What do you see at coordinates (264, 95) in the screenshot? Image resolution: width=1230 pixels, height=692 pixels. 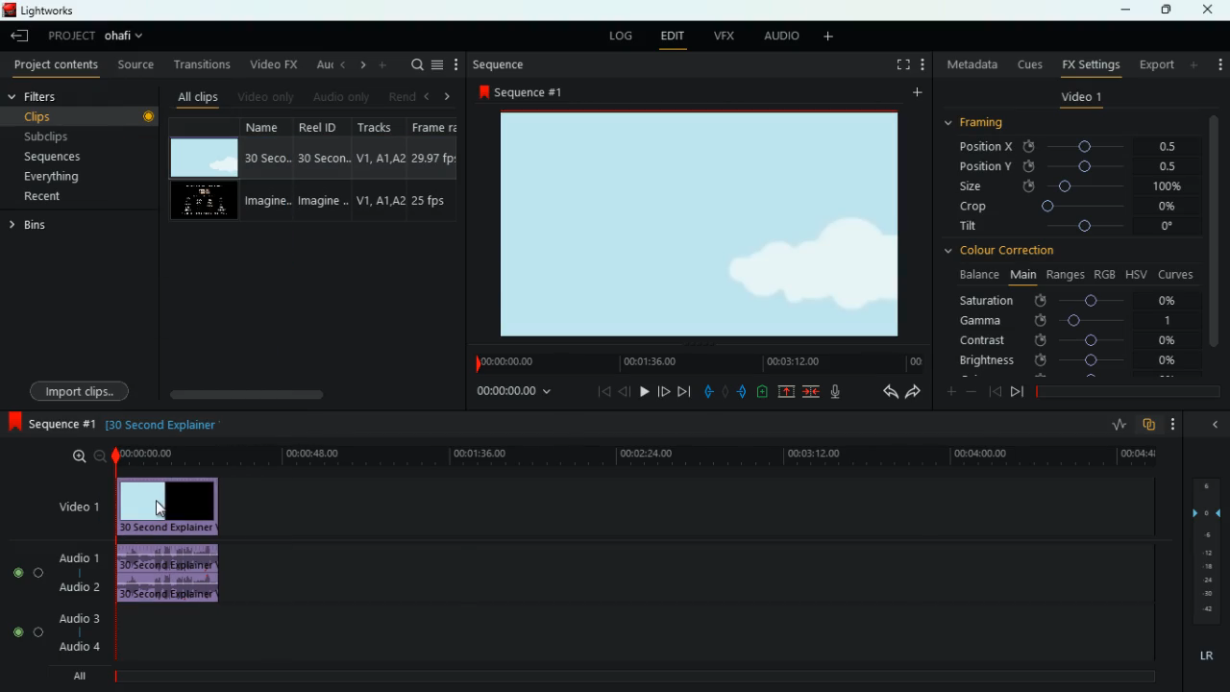 I see `video only` at bounding box center [264, 95].